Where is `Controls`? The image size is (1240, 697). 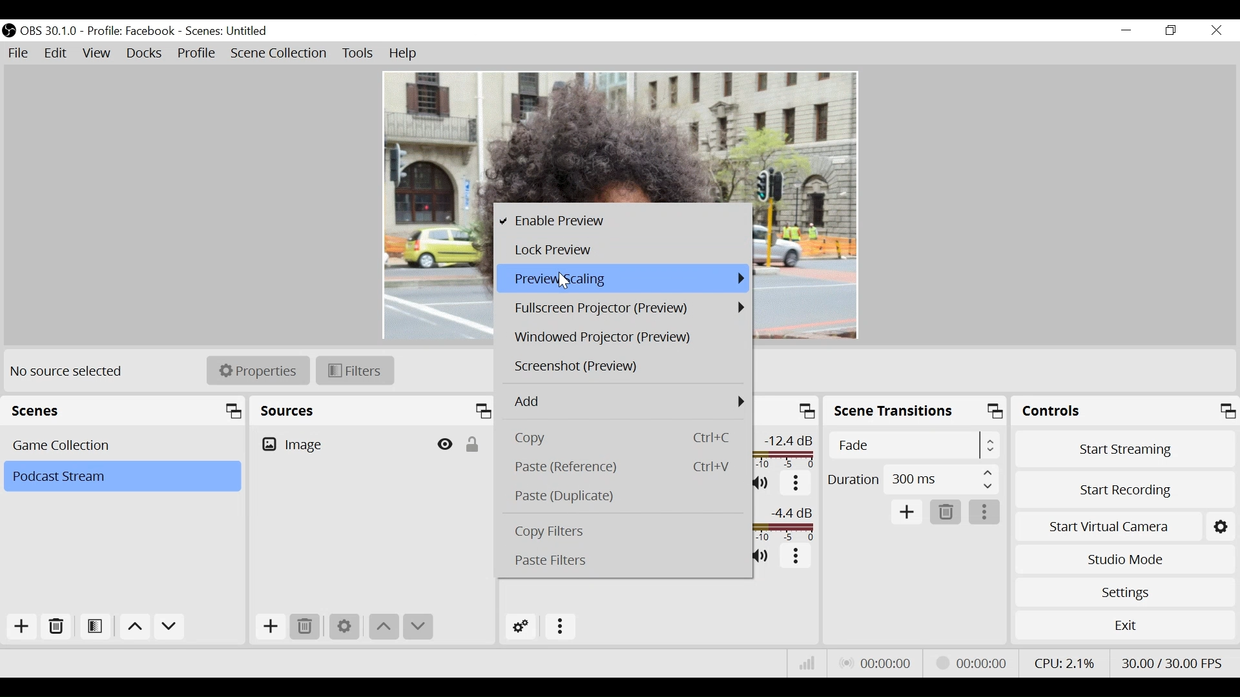 Controls is located at coordinates (1126, 410).